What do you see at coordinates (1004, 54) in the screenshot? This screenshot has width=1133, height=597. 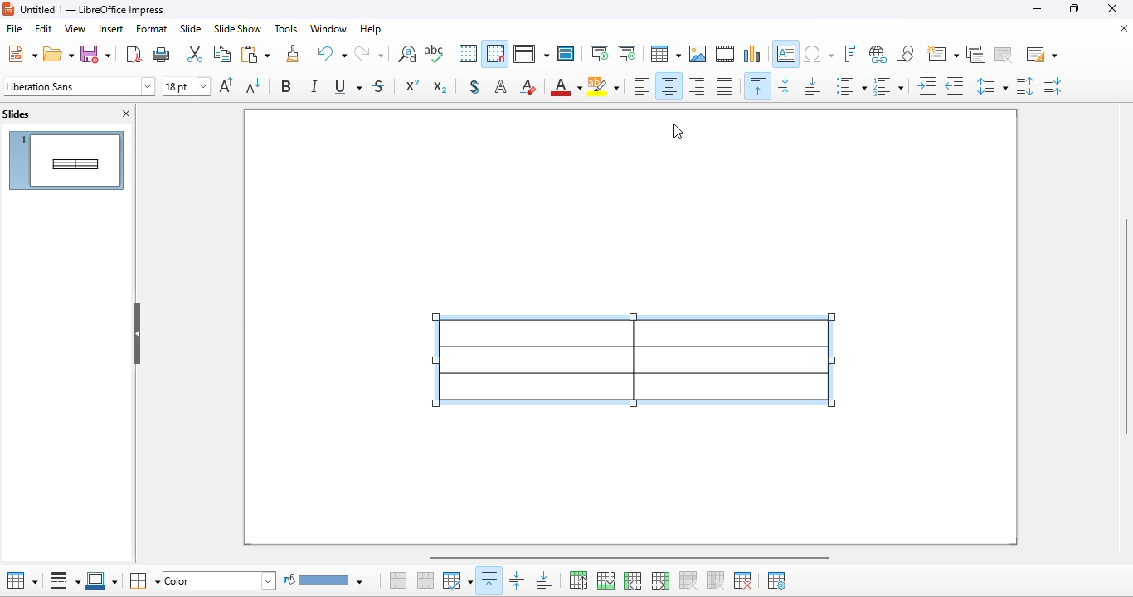 I see `delete slide` at bounding box center [1004, 54].